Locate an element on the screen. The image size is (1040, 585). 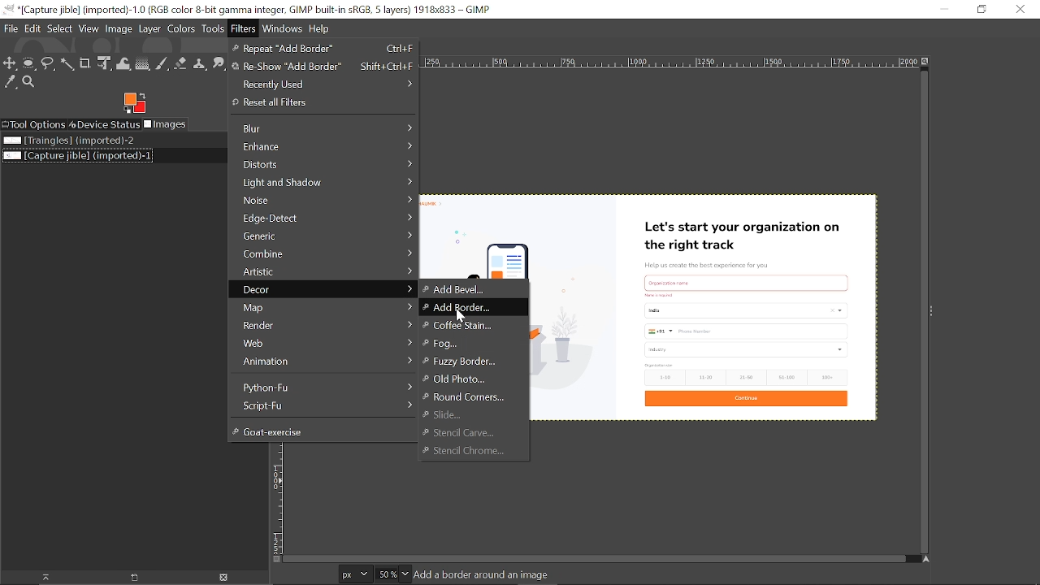
coffee stain is located at coordinates (461, 324).